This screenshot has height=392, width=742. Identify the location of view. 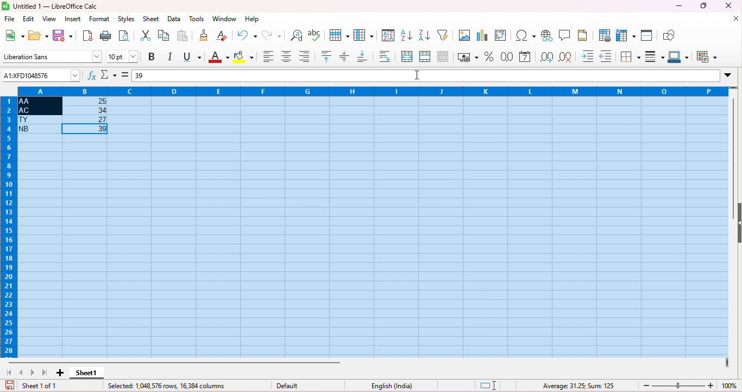
(49, 20).